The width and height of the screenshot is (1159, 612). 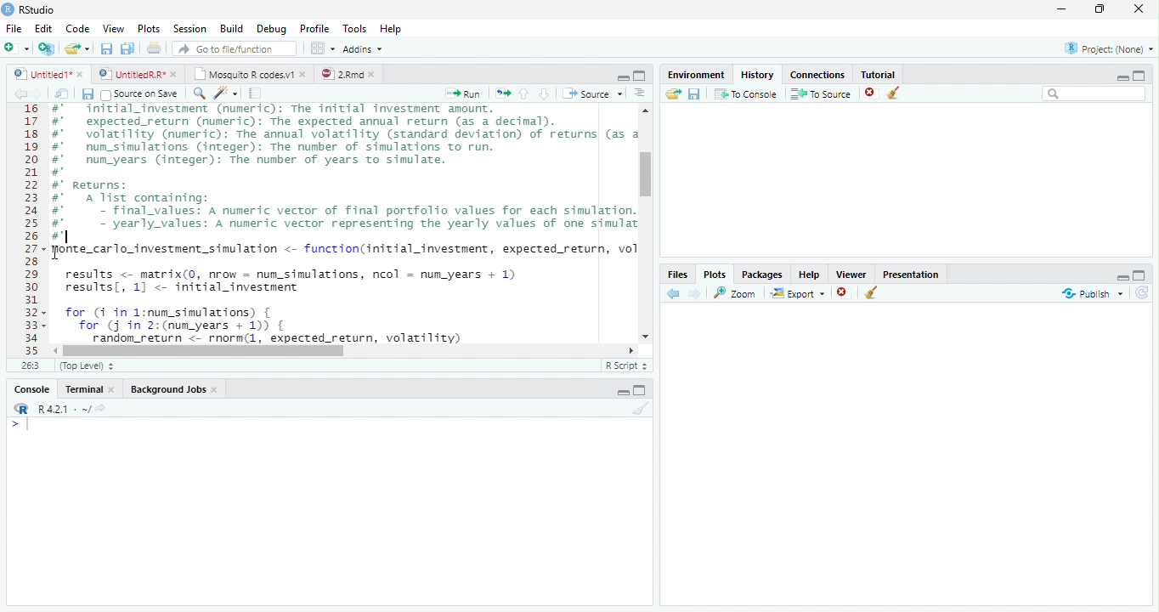 What do you see at coordinates (329, 511) in the screenshot?
I see `Console` at bounding box center [329, 511].